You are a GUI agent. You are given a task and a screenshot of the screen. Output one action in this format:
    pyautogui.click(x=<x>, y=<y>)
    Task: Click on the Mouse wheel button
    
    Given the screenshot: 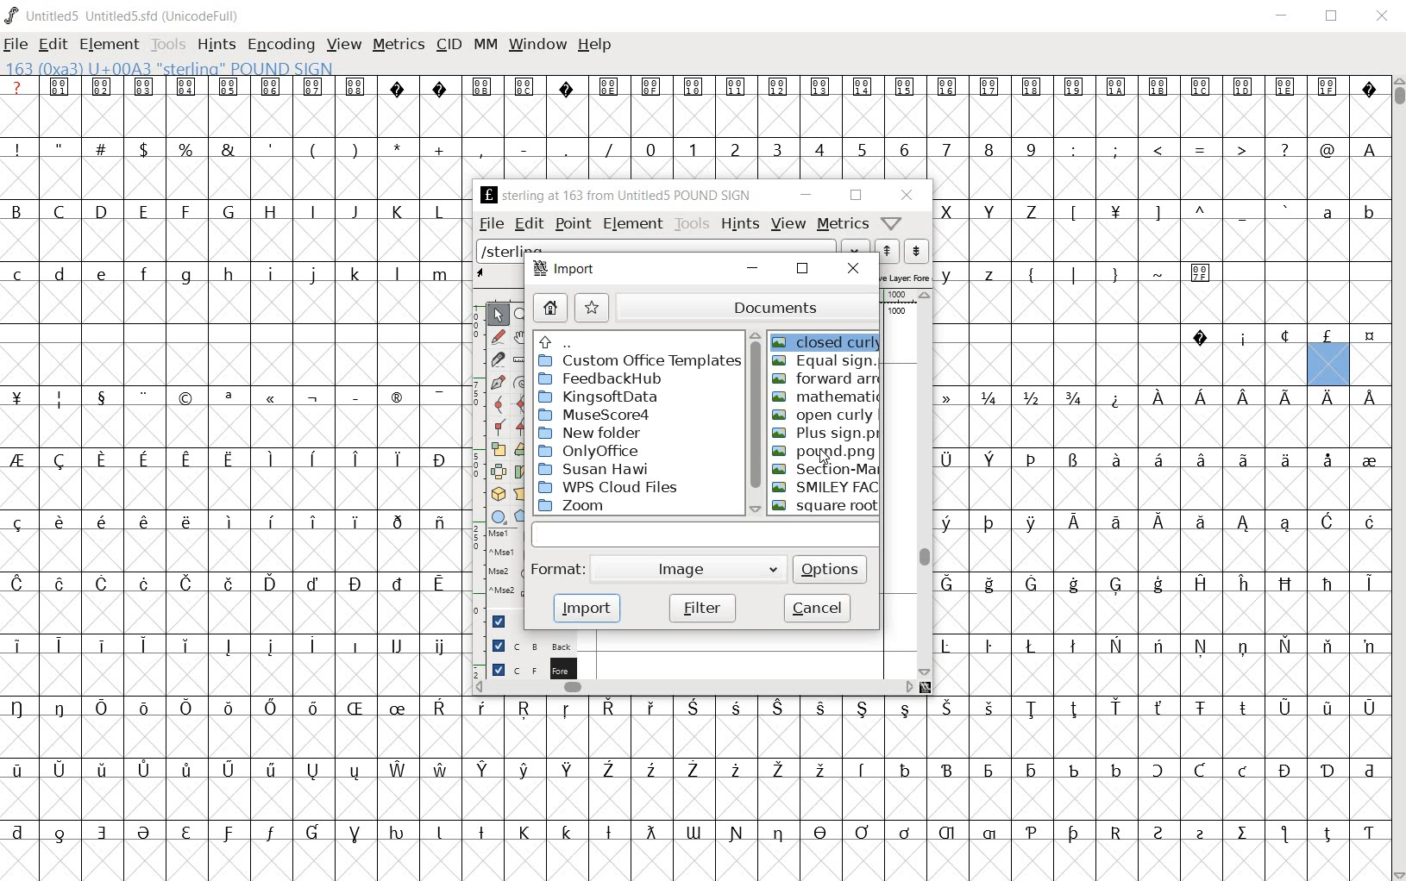 What is the action you would take?
    pyautogui.click(x=505, y=574)
    